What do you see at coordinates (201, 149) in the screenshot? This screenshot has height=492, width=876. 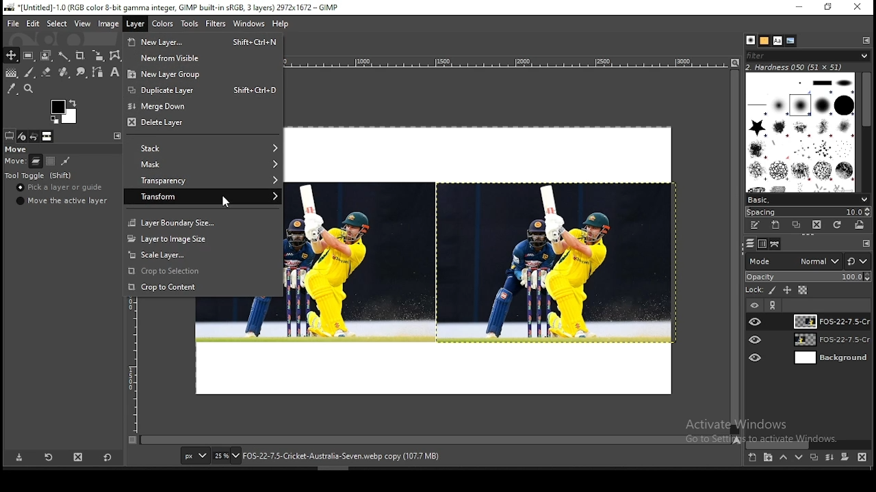 I see `stack` at bounding box center [201, 149].